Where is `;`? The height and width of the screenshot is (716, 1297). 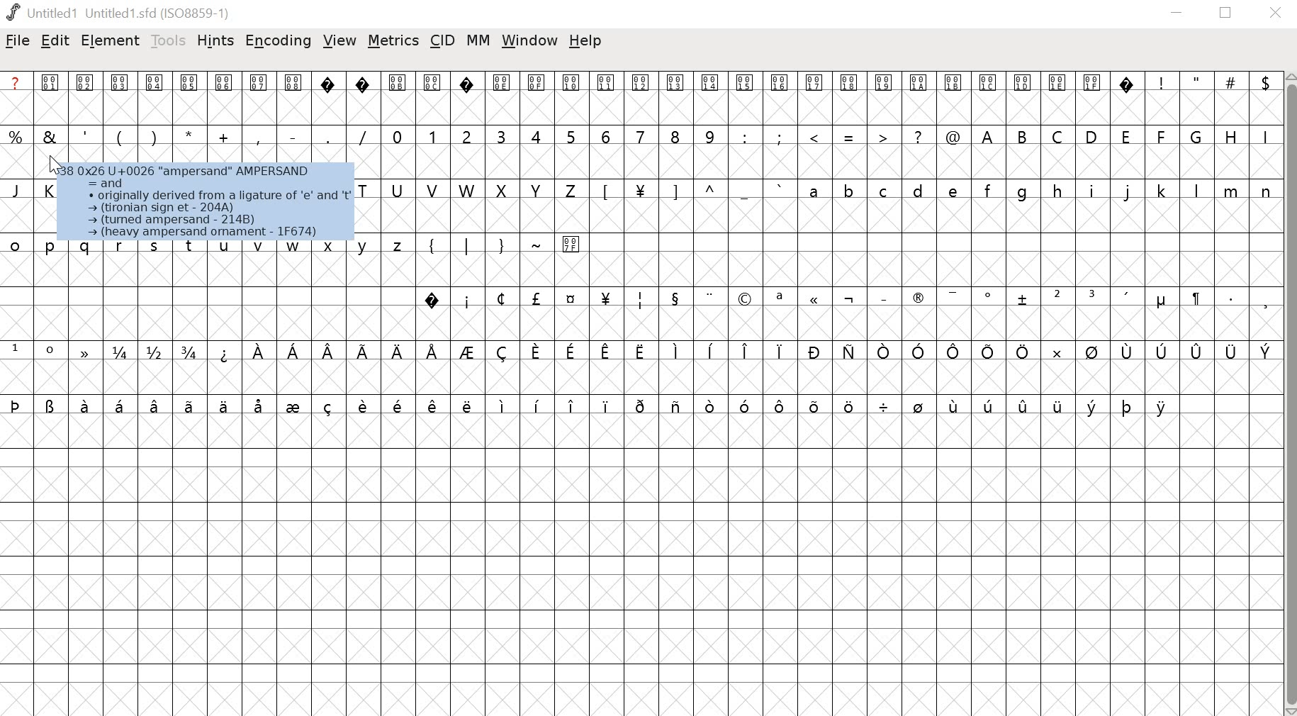 ; is located at coordinates (781, 136).